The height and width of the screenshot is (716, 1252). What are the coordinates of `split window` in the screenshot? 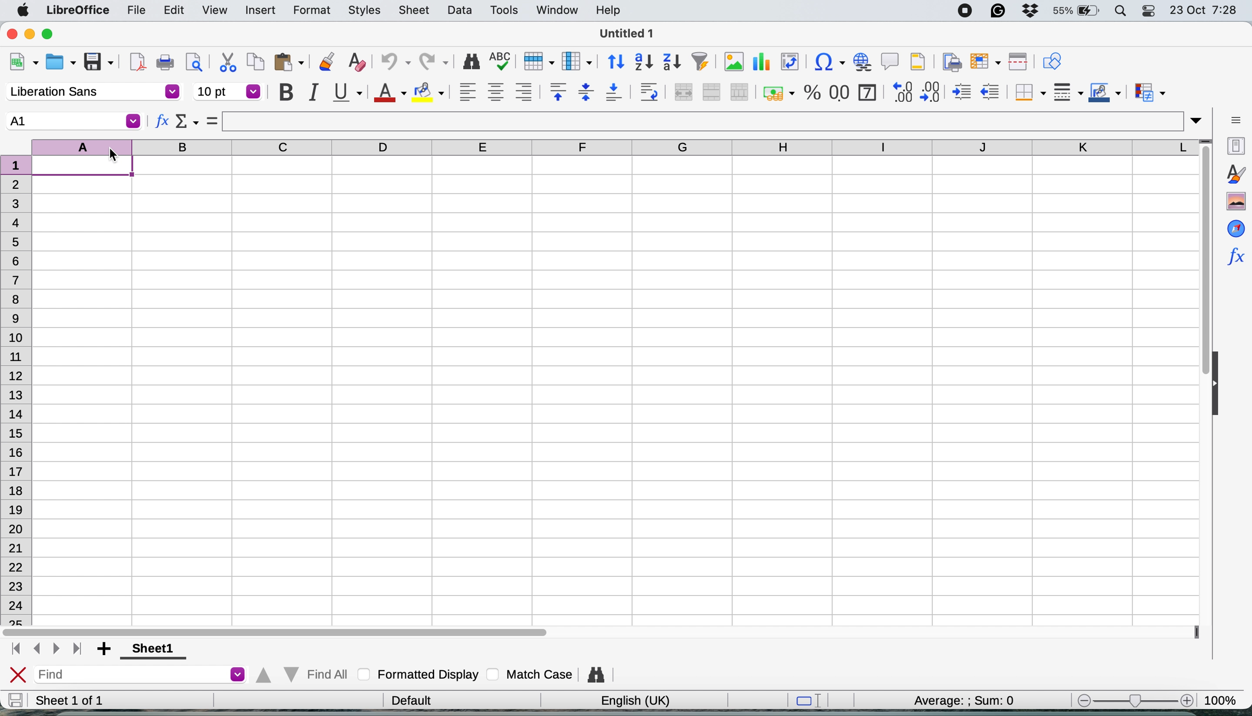 It's located at (1019, 62).